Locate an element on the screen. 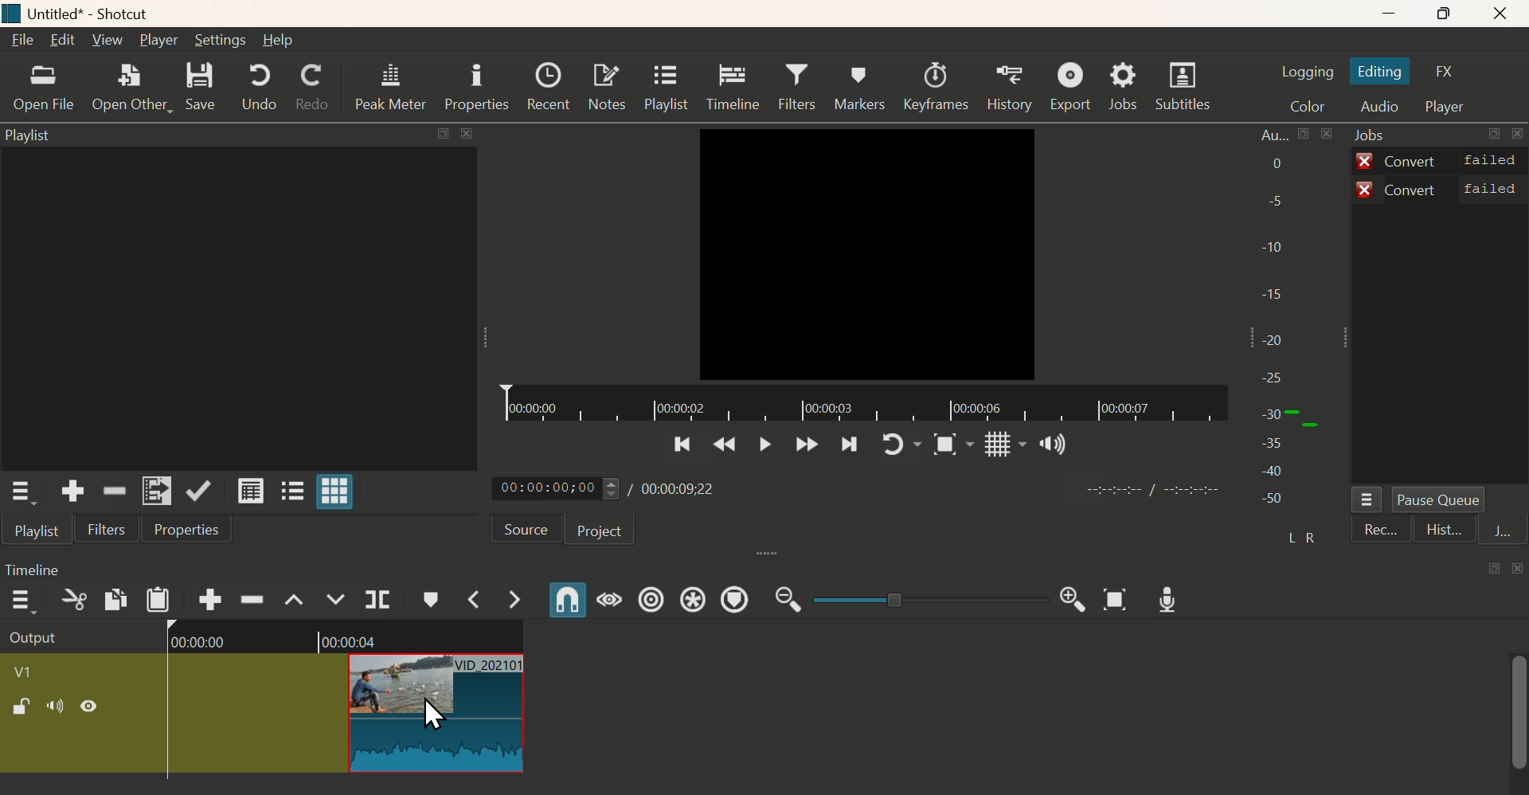 Image resolution: width=1529 pixels, height=795 pixels. Paste is located at coordinates (161, 602).